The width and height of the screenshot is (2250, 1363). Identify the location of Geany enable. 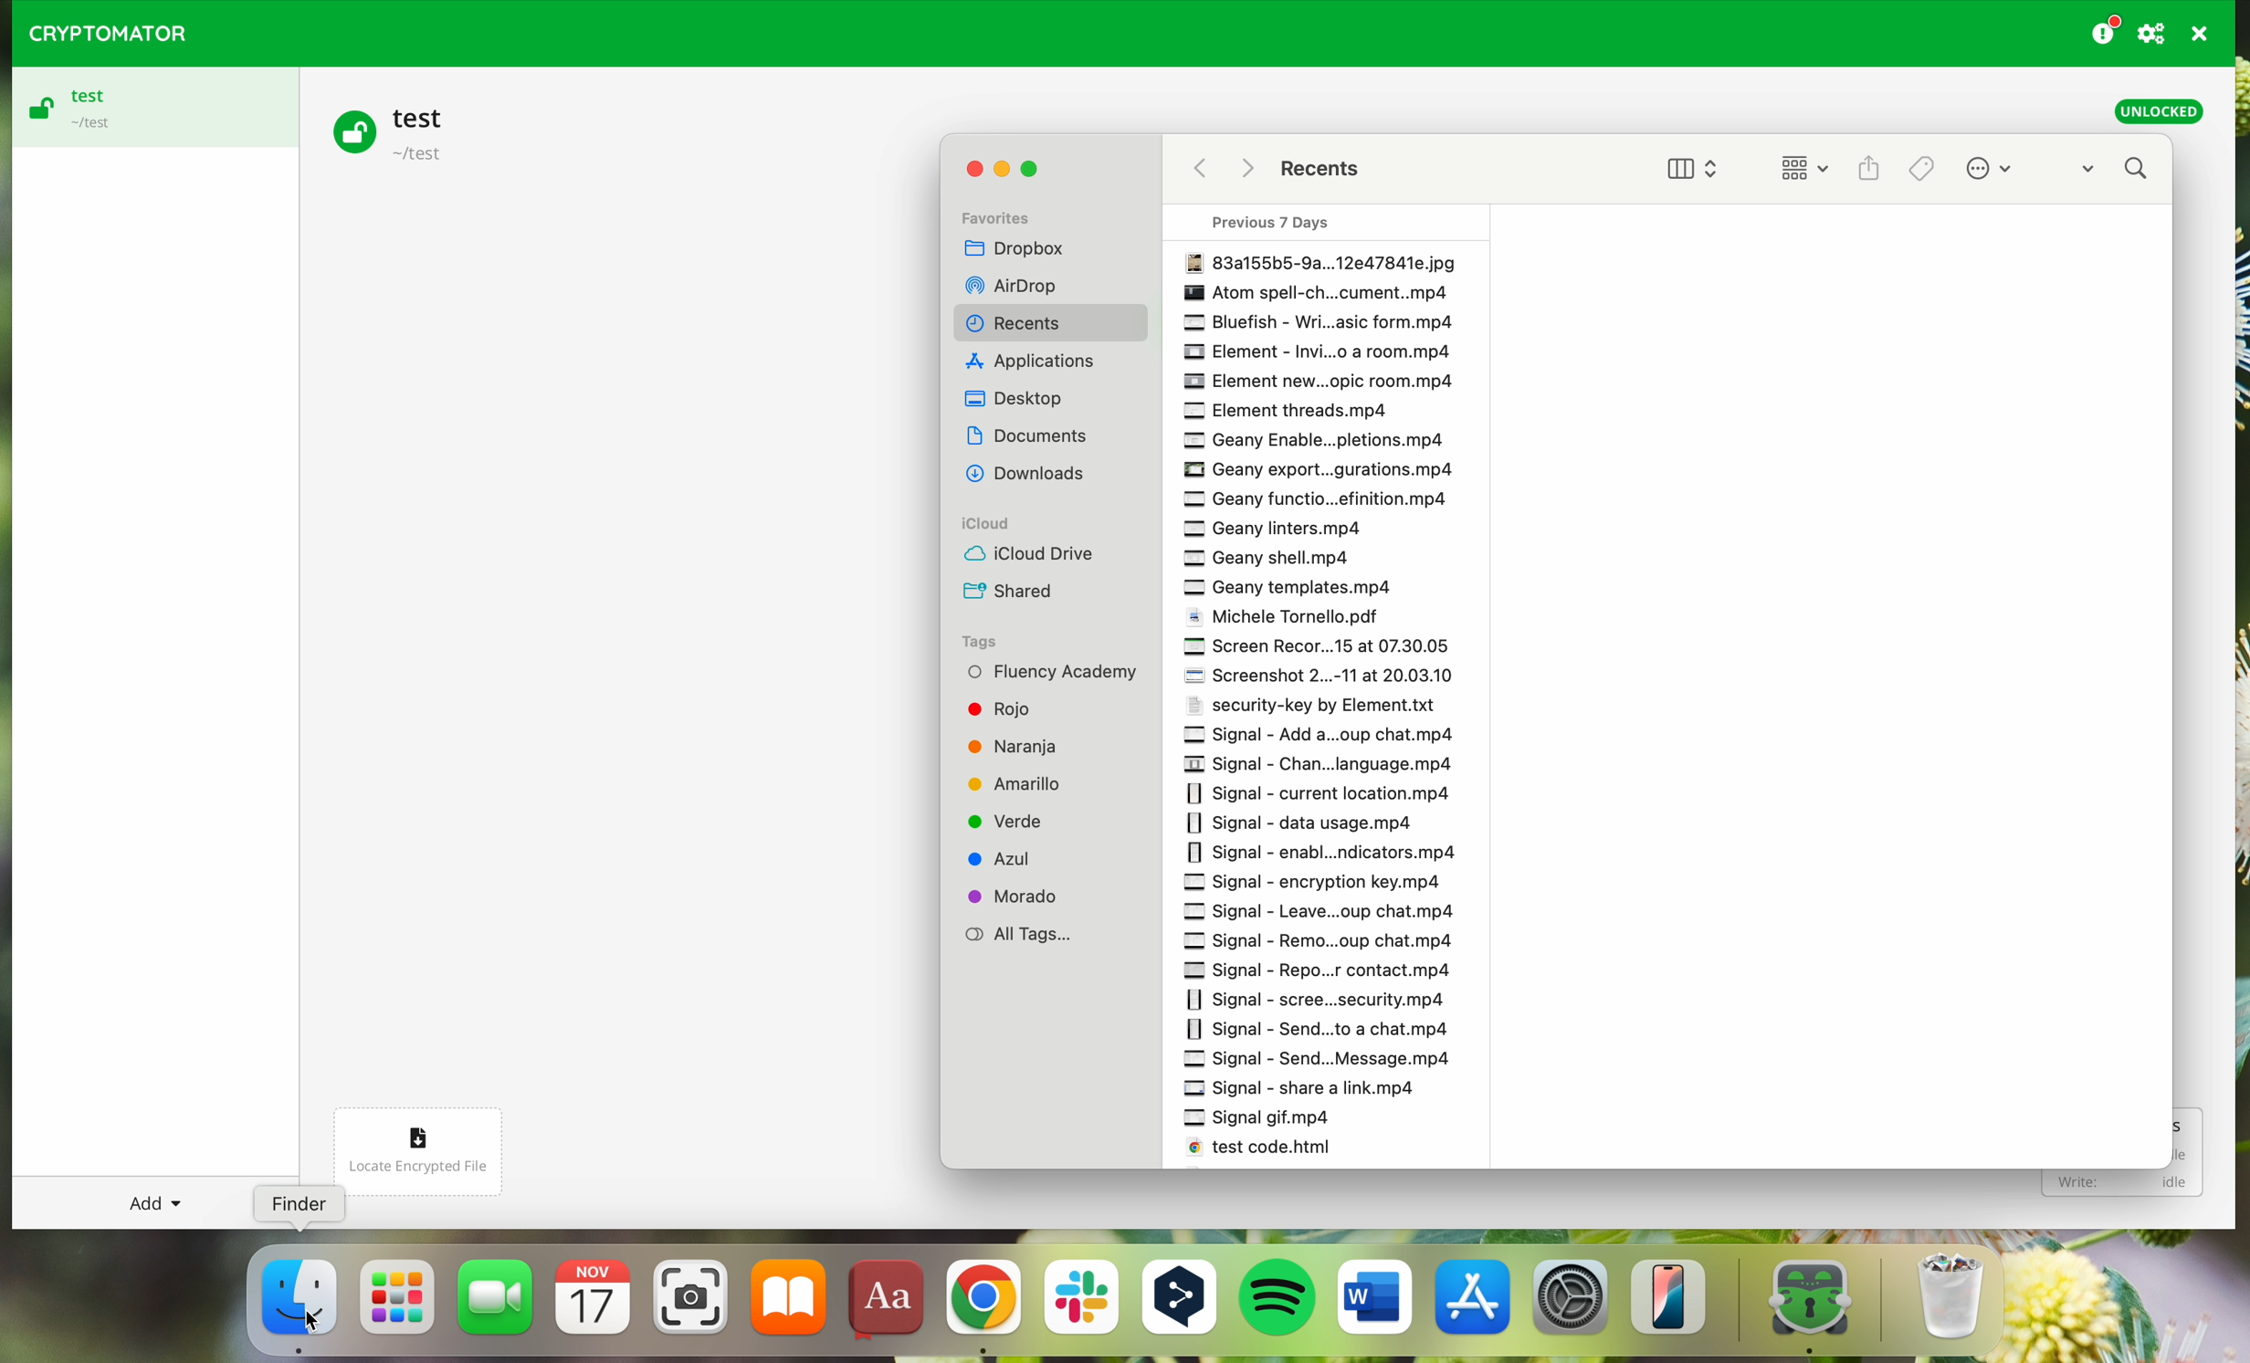
(1309, 439).